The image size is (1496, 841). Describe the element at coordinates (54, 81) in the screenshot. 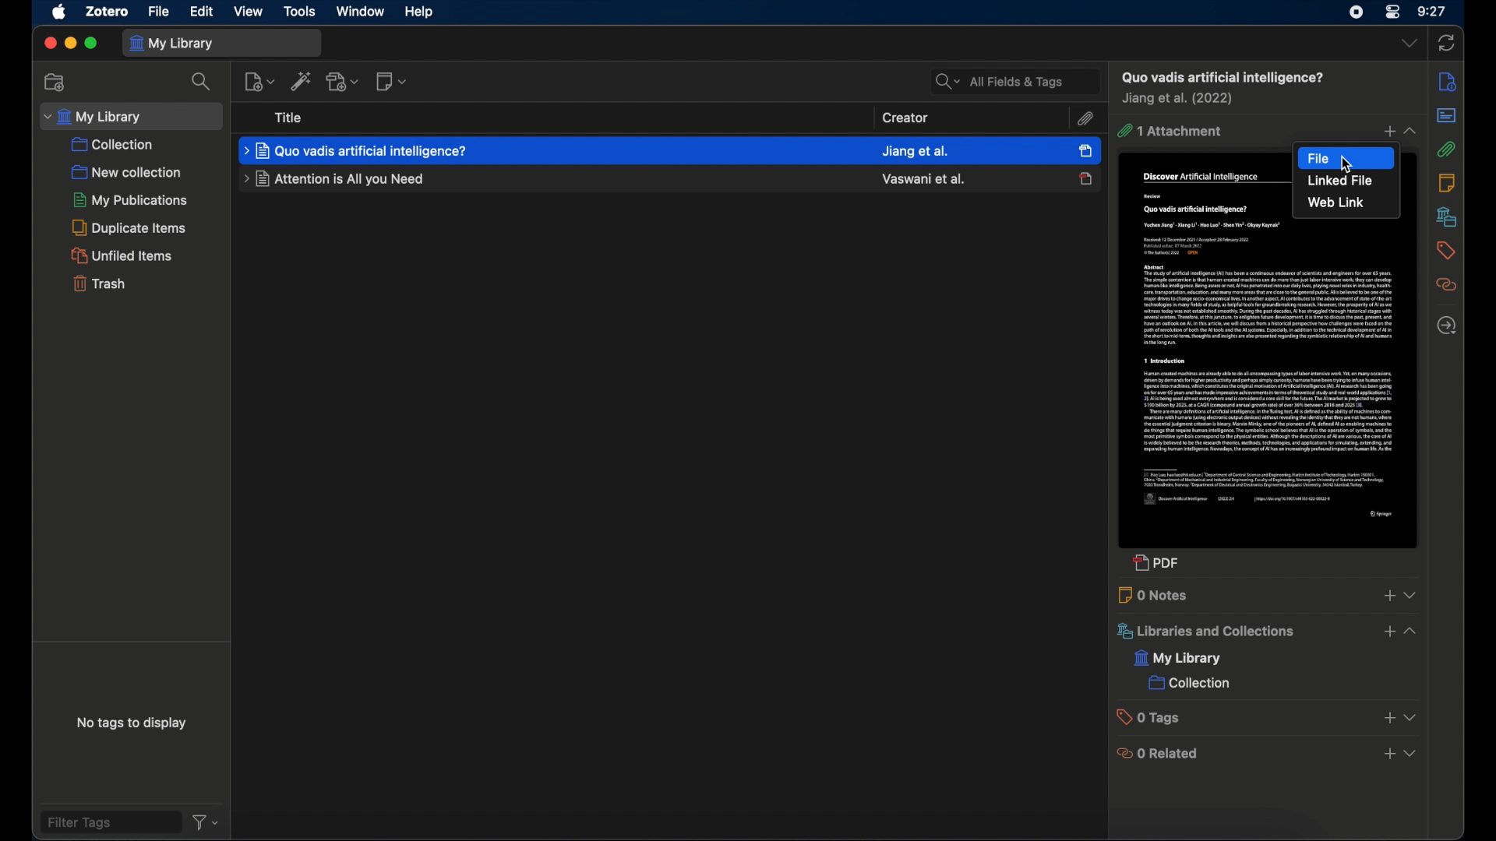

I see `new collection` at that location.